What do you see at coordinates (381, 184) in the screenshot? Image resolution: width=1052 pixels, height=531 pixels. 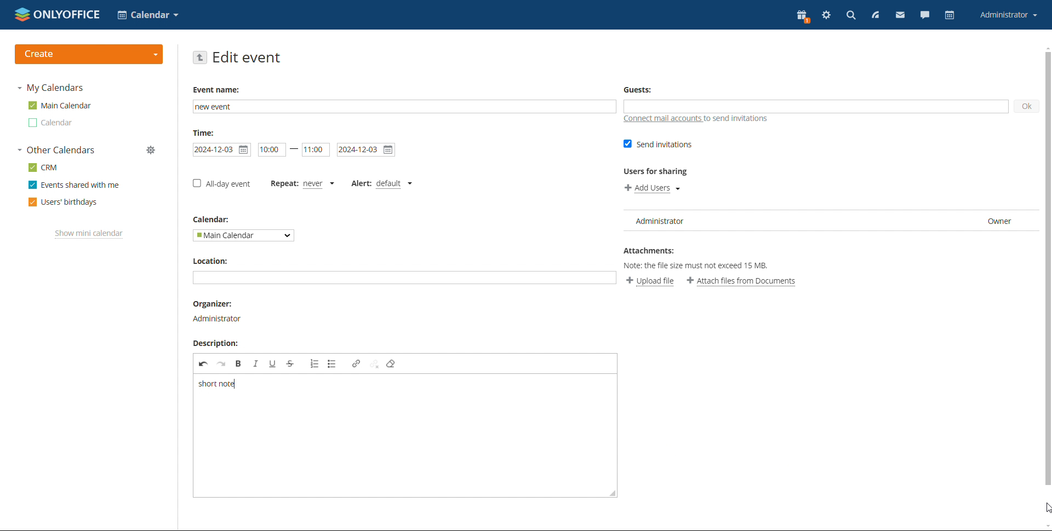 I see `set alert` at bounding box center [381, 184].